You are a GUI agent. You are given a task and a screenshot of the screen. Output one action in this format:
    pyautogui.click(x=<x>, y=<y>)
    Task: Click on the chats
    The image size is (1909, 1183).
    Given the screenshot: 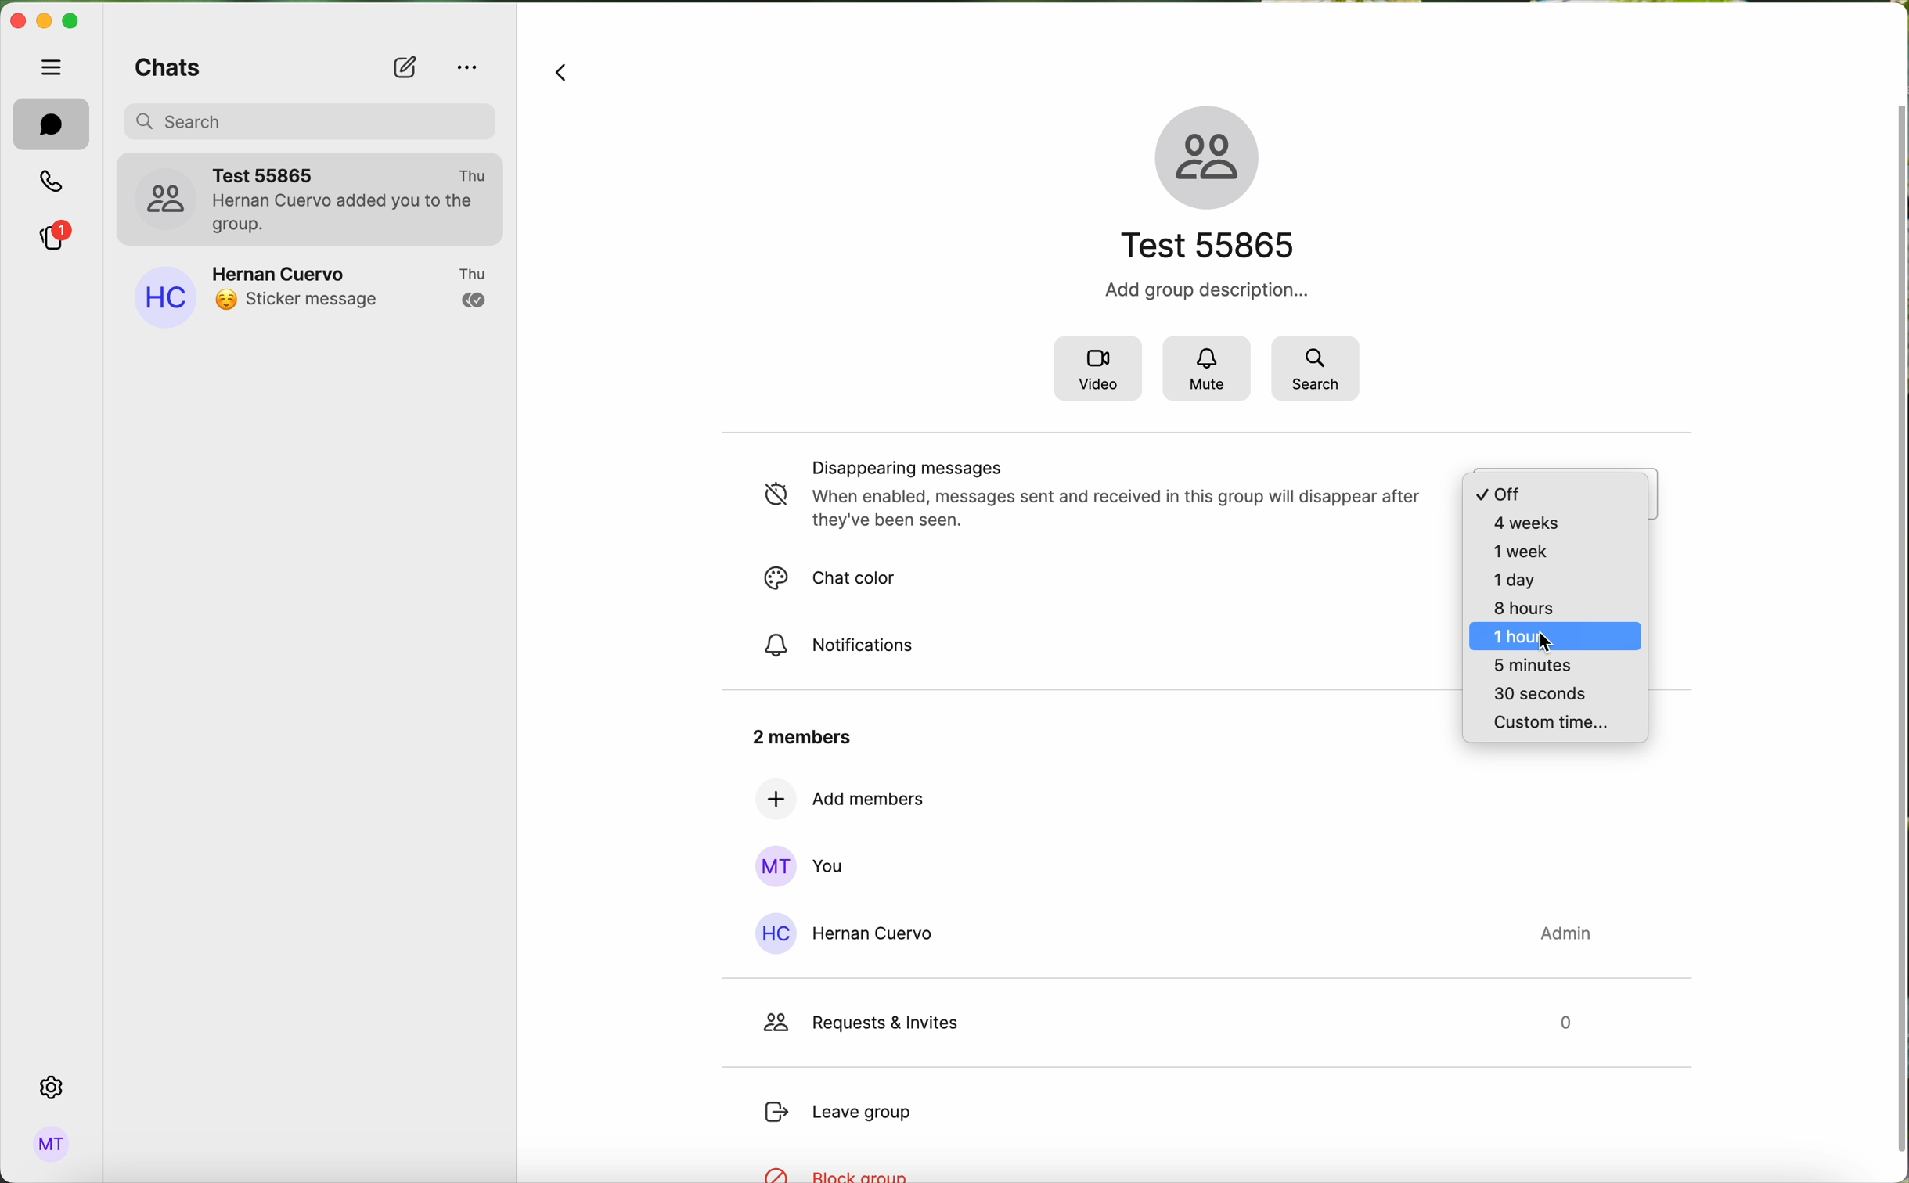 What is the action you would take?
    pyautogui.click(x=164, y=67)
    